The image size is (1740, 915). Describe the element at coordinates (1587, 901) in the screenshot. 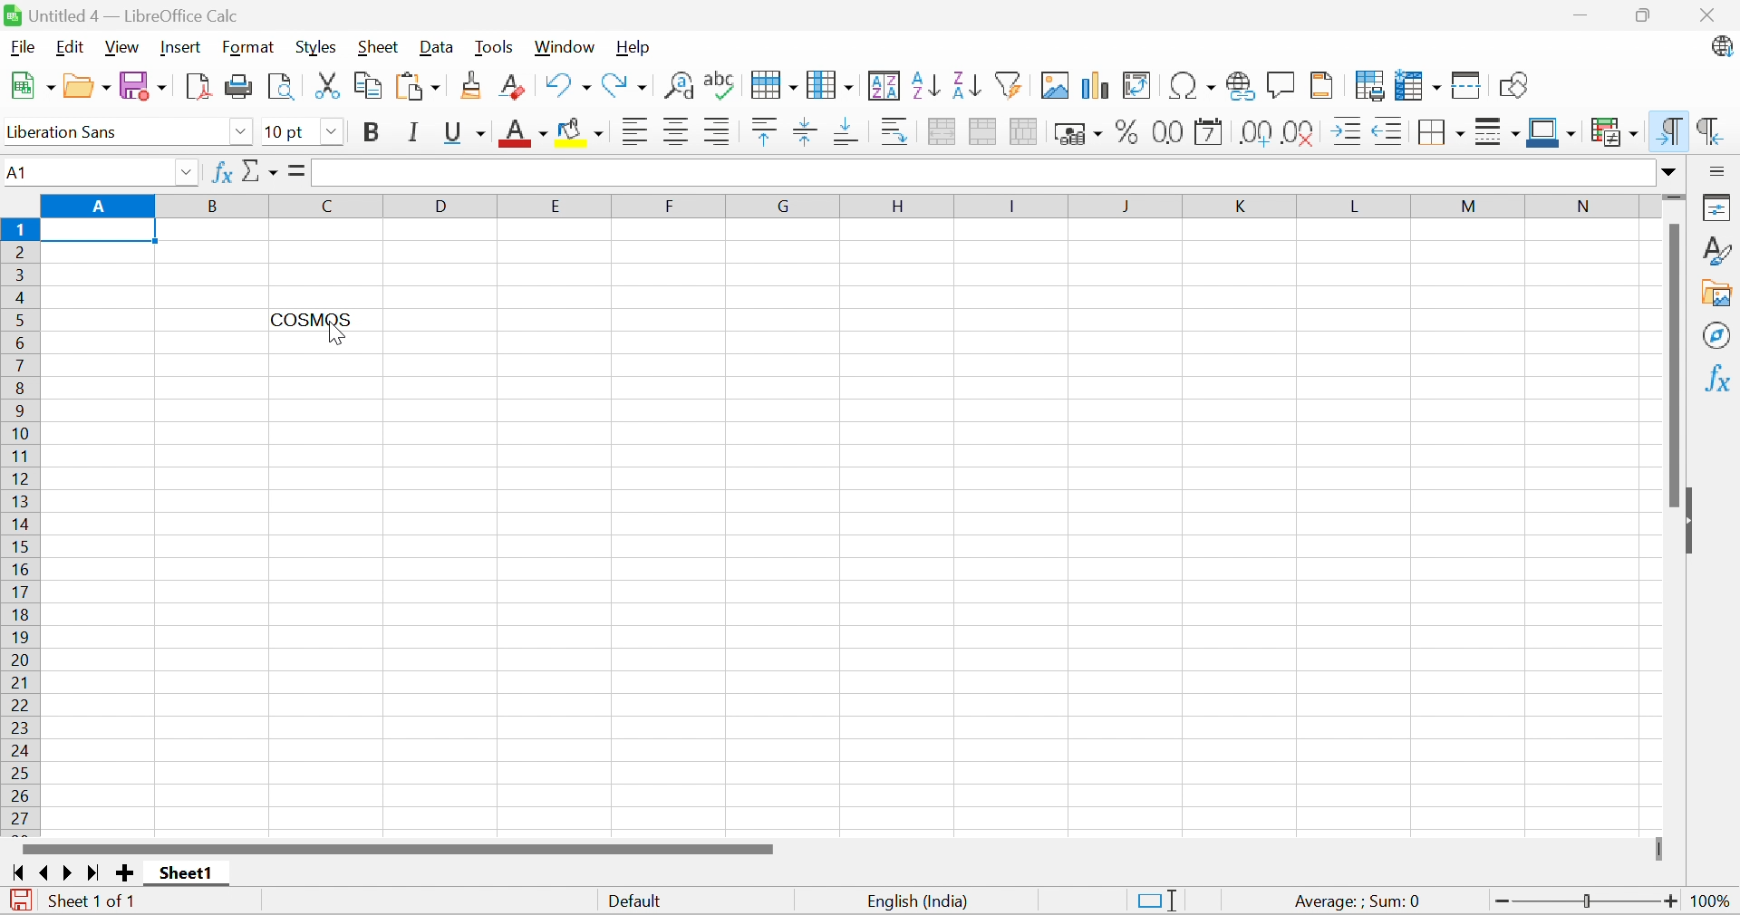

I see `Slider` at that location.